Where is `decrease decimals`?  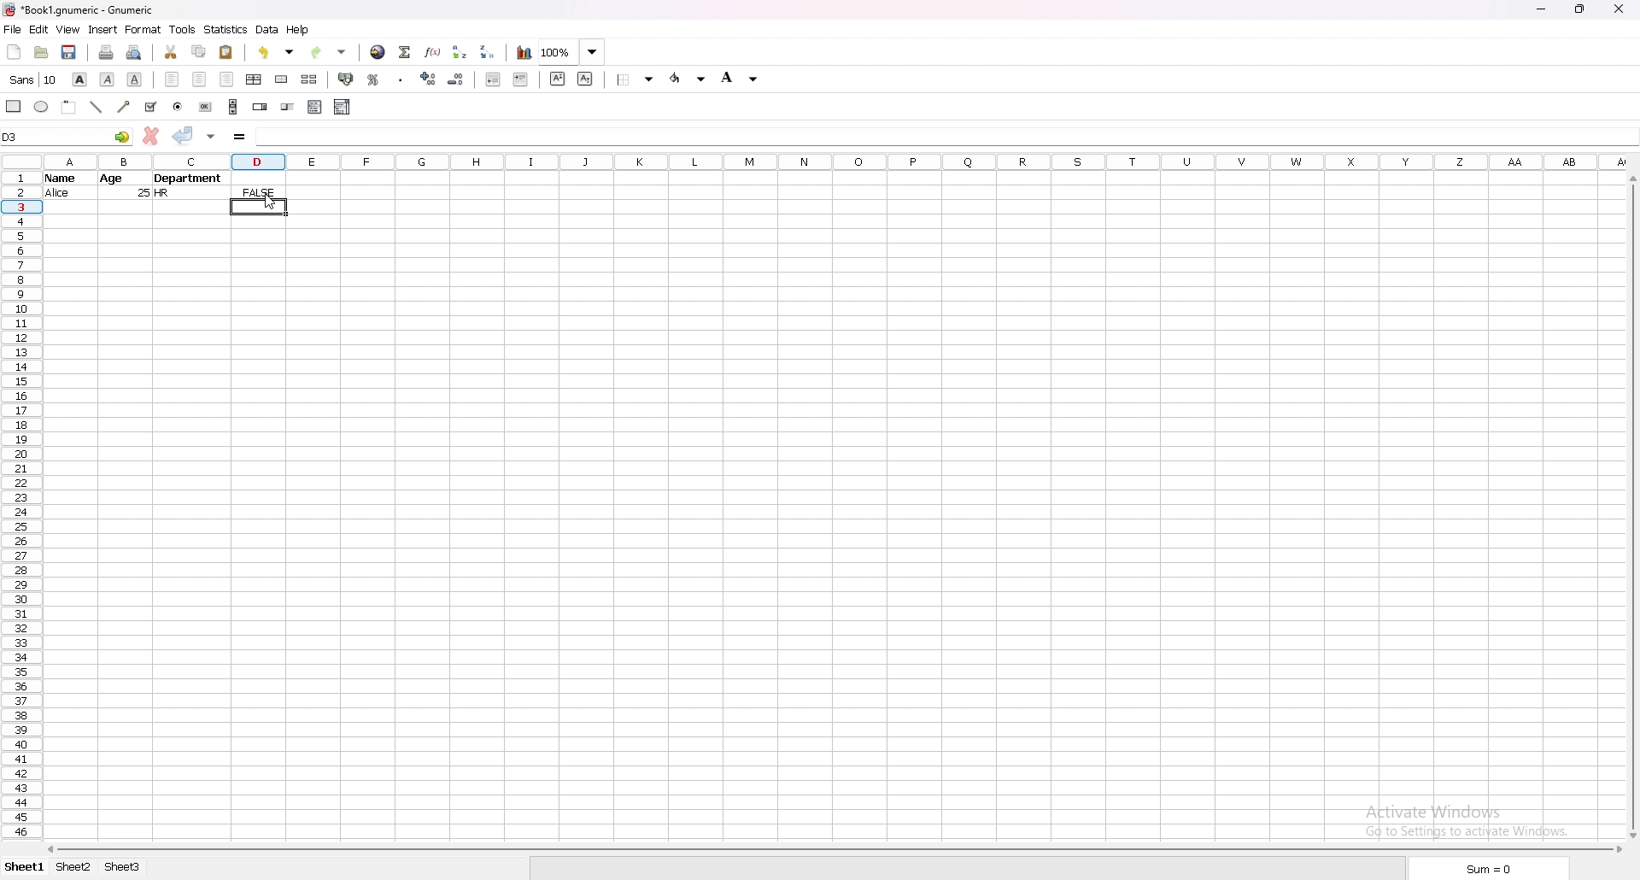 decrease decimals is located at coordinates (456, 79).